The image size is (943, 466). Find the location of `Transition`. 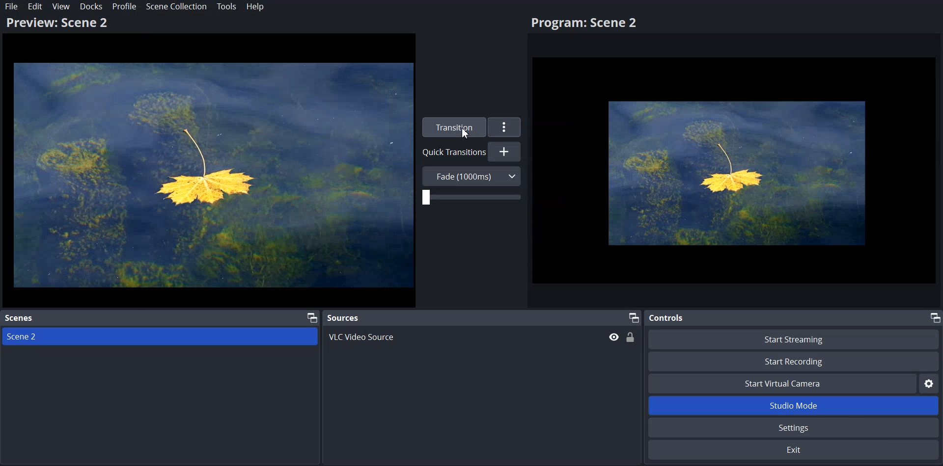

Transition is located at coordinates (453, 128).